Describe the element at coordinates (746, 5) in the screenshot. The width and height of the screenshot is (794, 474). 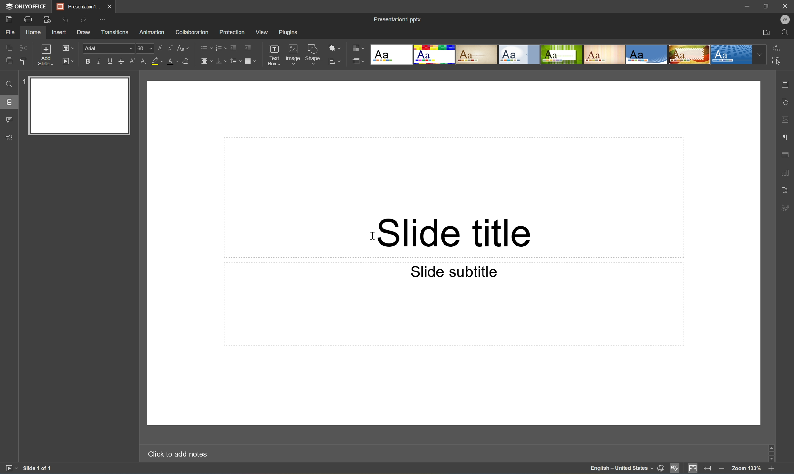
I see `Minimize` at that location.